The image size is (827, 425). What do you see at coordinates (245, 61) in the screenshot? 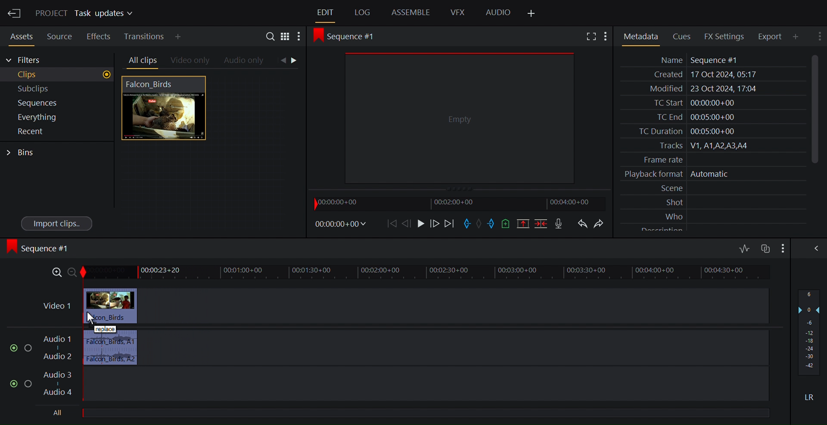
I see `Audio only` at bounding box center [245, 61].